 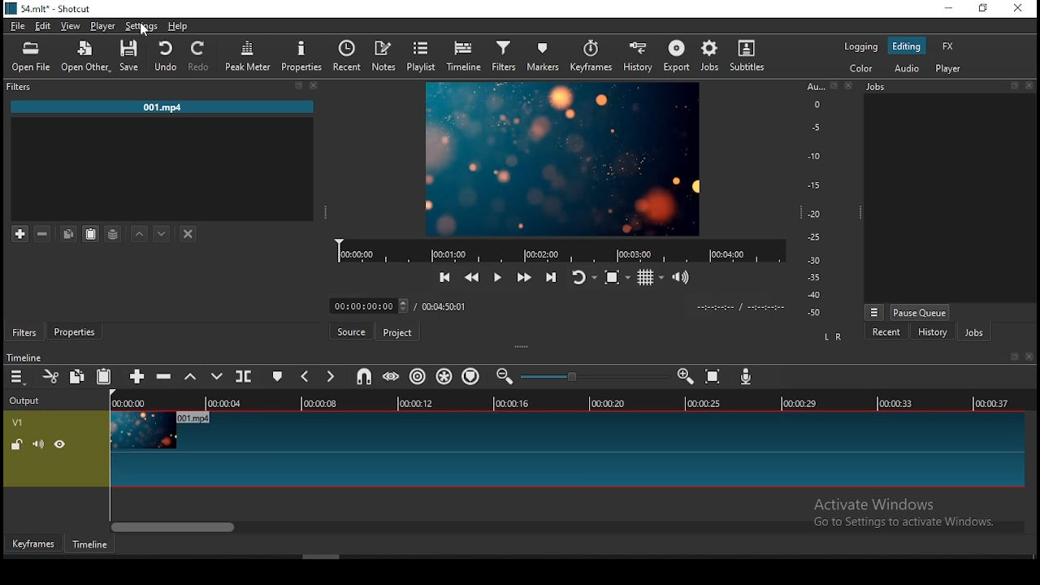 What do you see at coordinates (747, 55) in the screenshot?
I see `subtitles` at bounding box center [747, 55].